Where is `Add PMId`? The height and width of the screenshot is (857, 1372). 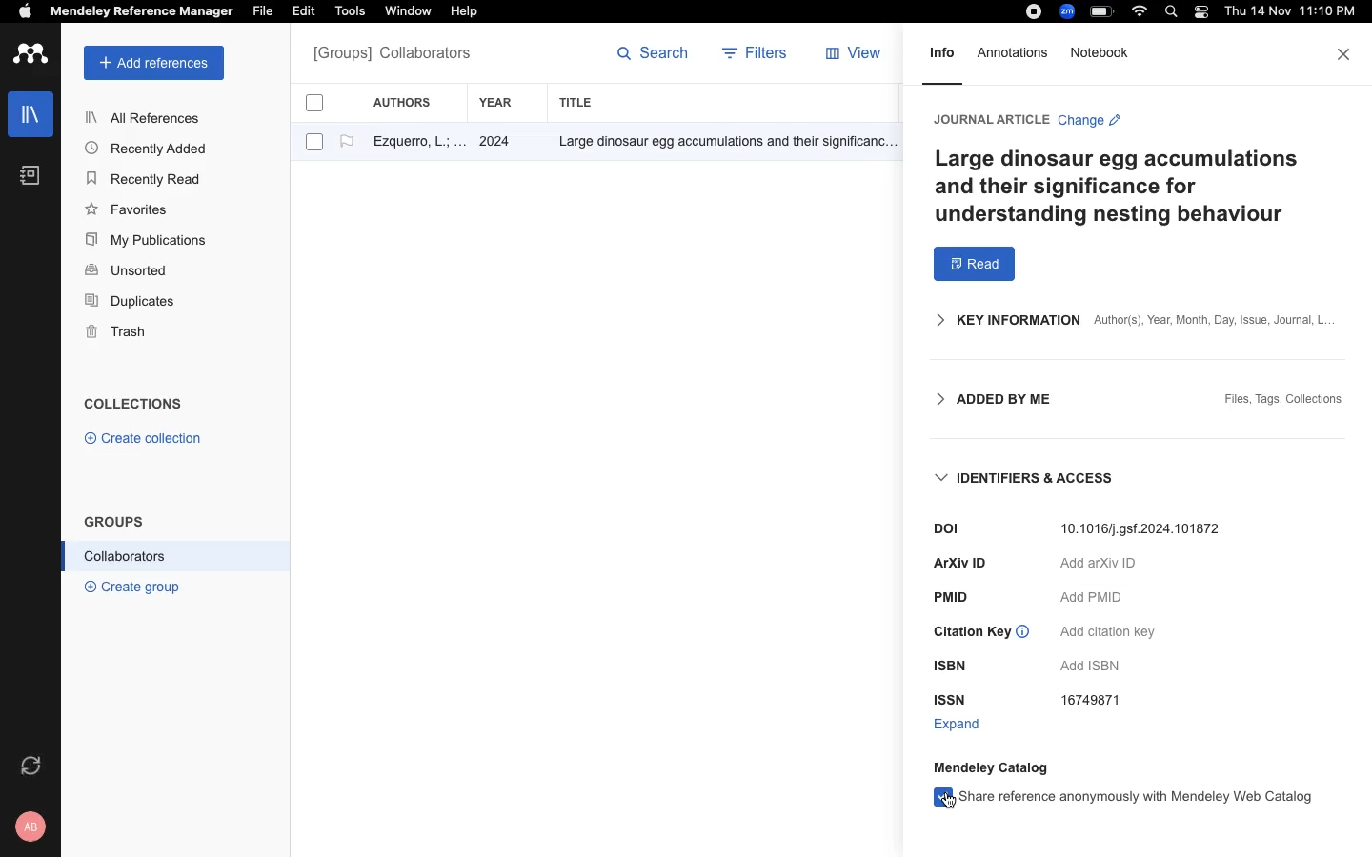 Add PMId is located at coordinates (1094, 597).